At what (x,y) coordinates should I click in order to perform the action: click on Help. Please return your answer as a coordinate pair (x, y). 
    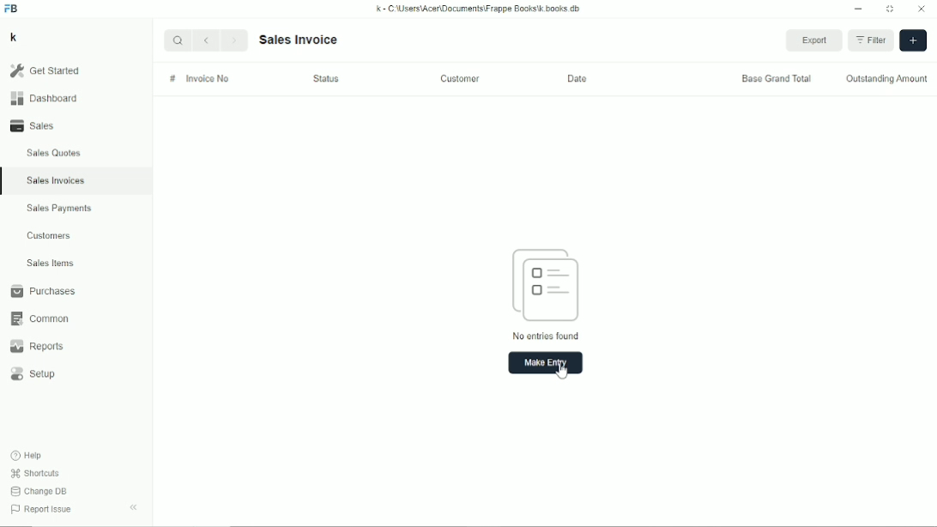
    Looking at the image, I should click on (27, 455).